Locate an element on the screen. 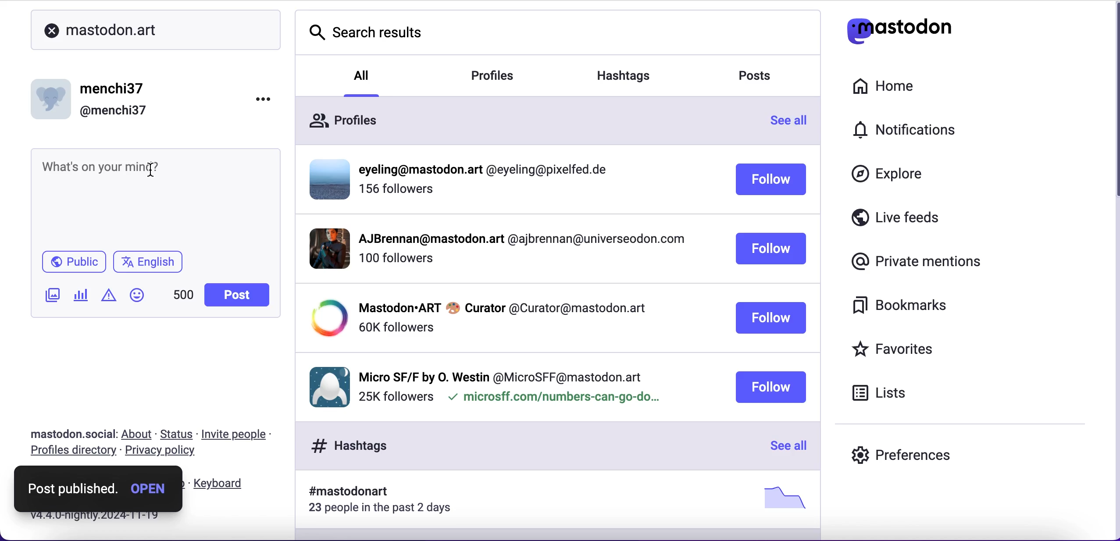 Image resolution: width=1120 pixels, height=541 pixels. options is located at coordinates (265, 99).